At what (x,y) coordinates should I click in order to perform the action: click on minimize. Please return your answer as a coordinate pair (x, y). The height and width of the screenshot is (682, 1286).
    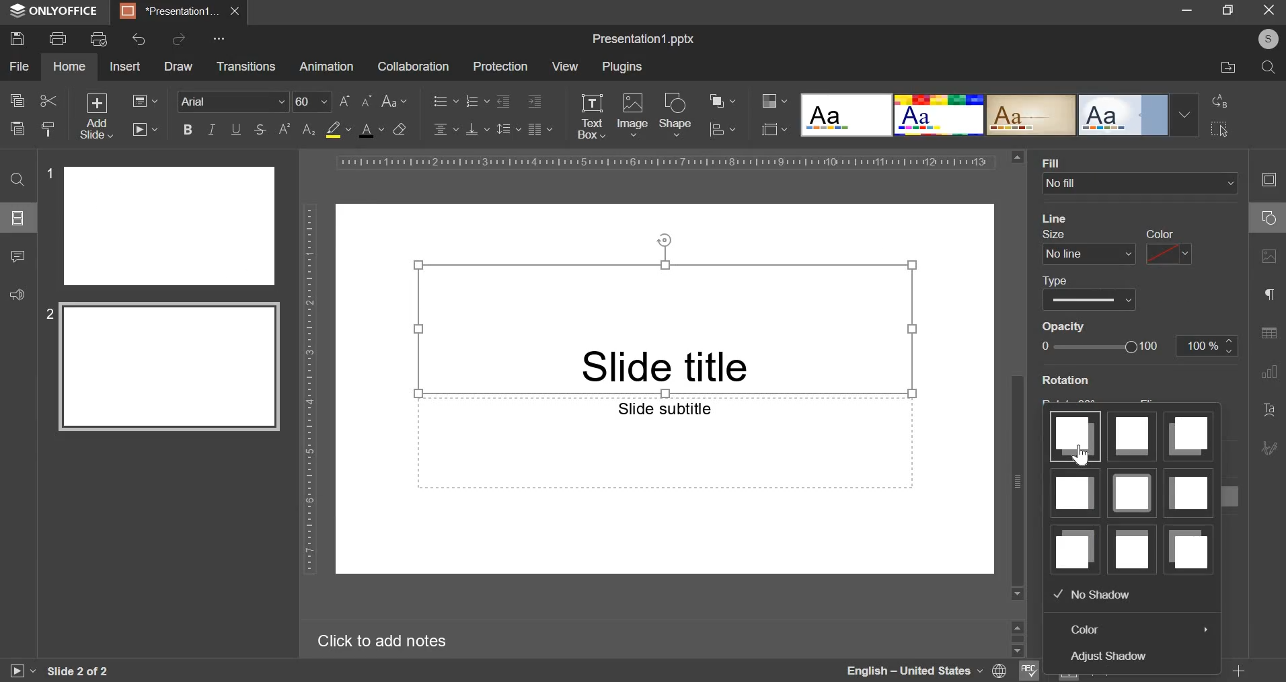
    Looking at the image, I should click on (1186, 9).